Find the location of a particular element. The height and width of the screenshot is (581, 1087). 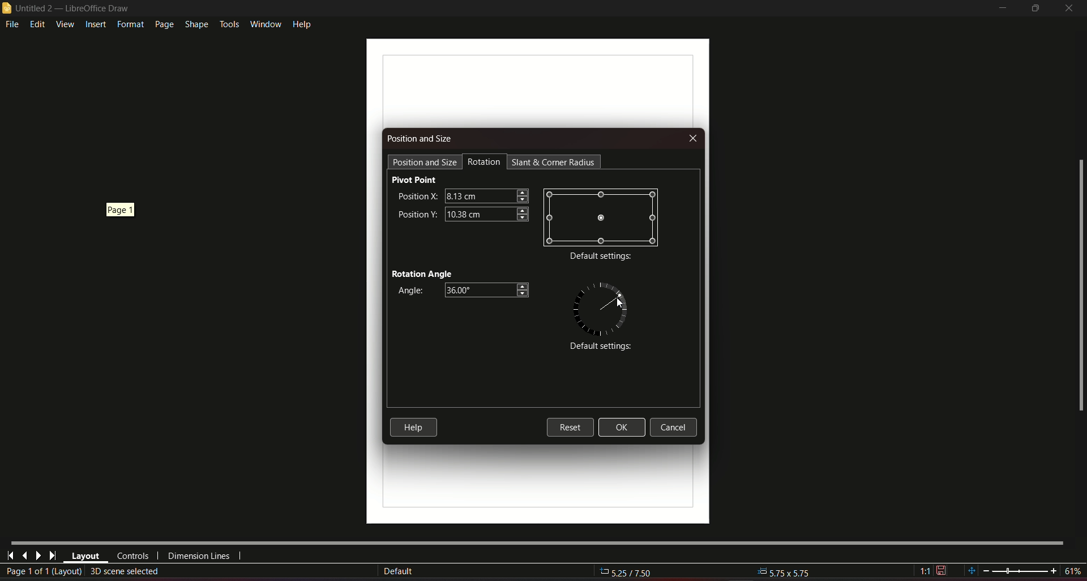

page 1 is located at coordinates (121, 208).